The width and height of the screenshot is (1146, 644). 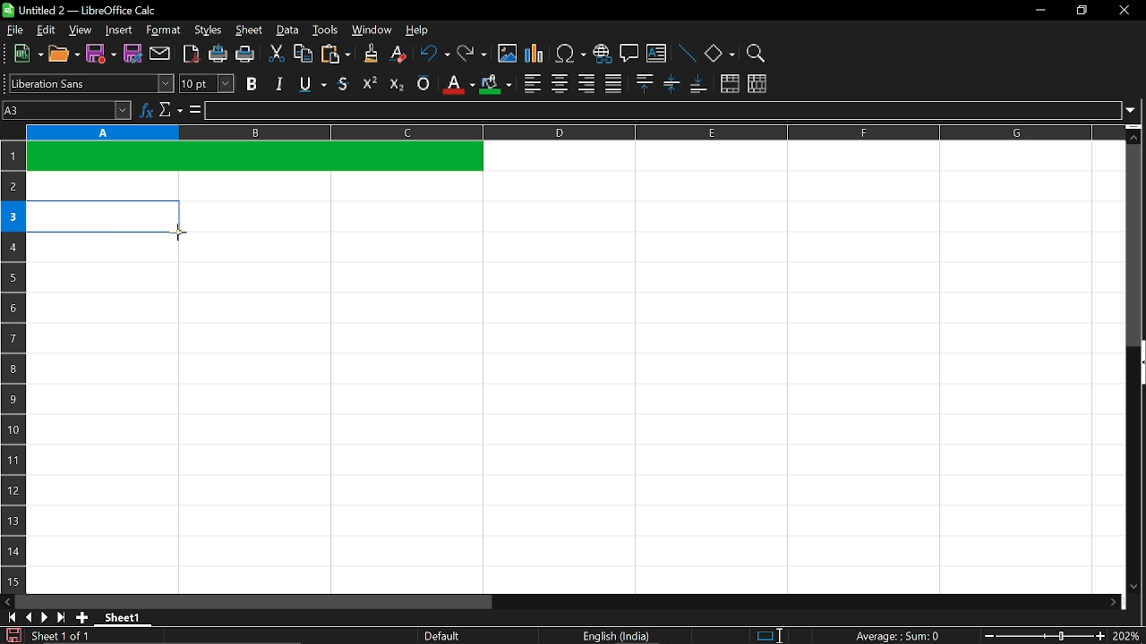 What do you see at coordinates (11, 346) in the screenshot?
I see `rows` at bounding box center [11, 346].